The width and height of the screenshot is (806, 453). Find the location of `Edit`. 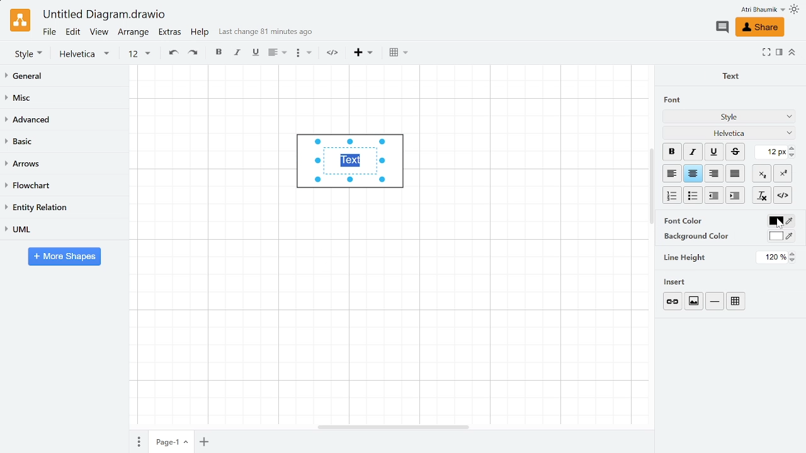

Edit is located at coordinates (73, 32).